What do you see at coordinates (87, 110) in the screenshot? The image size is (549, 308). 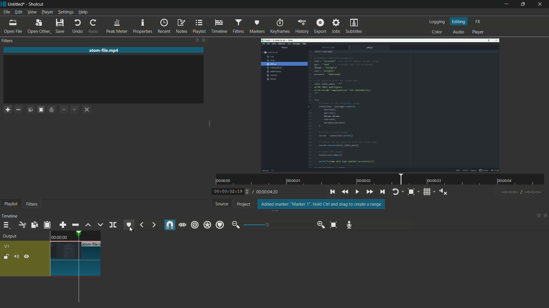 I see `deselect the filter` at bounding box center [87, 110].